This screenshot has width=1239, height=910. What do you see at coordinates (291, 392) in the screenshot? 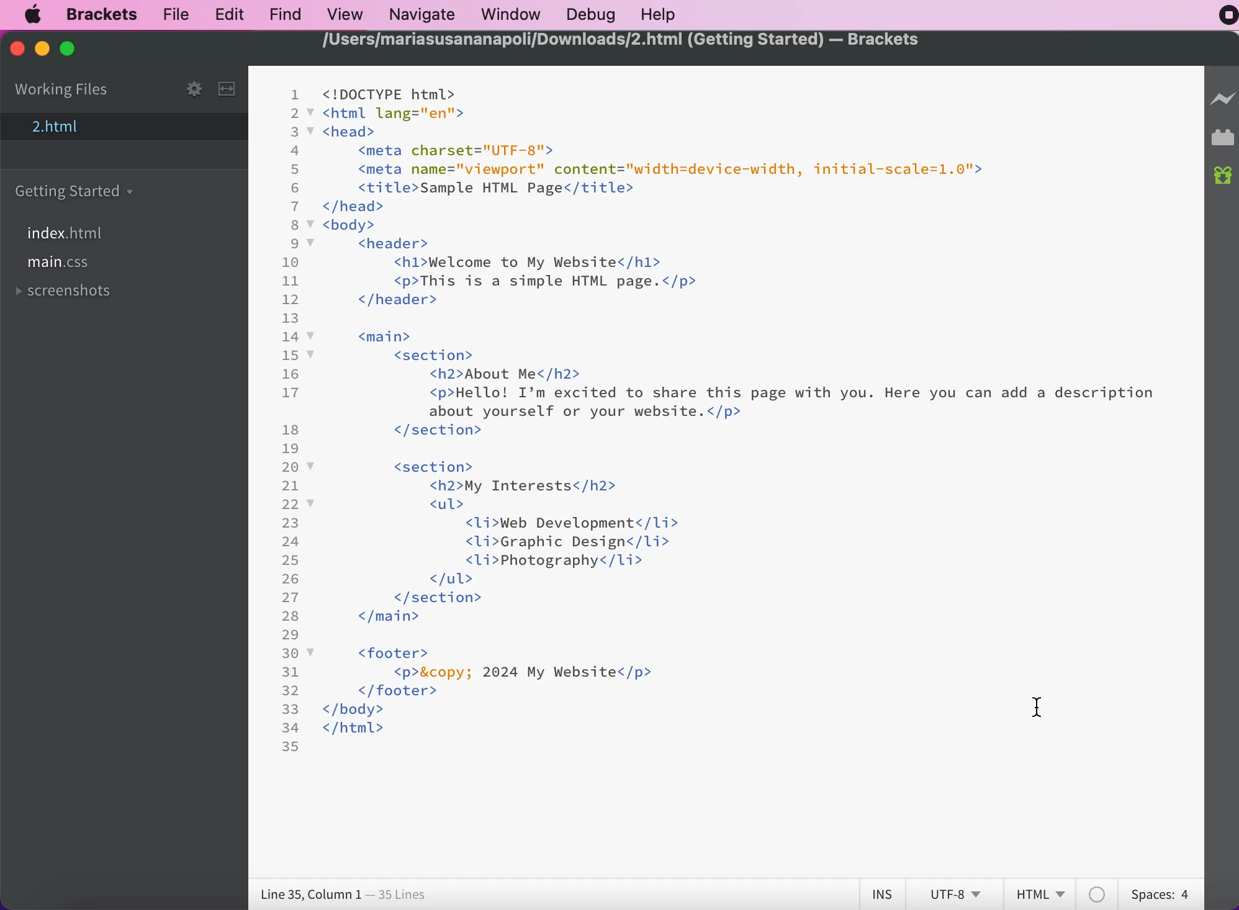
I see `17` at bounding box center [291, 392].